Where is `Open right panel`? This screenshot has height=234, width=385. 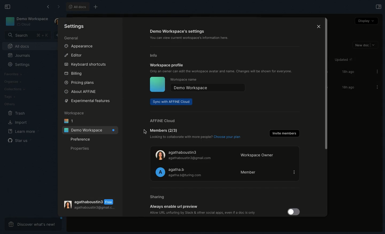
Open right panel is located at coordinates (378, 6).